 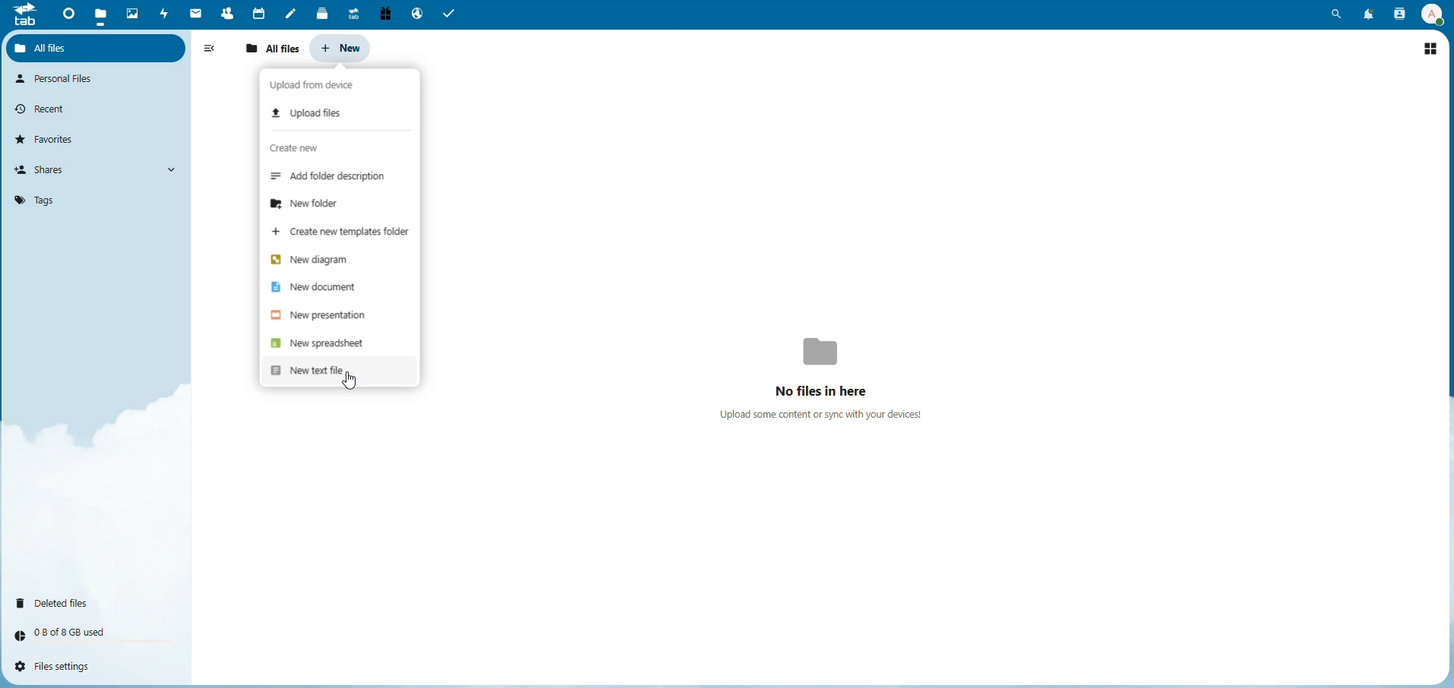 I want to click on Personal Files, so click(x=61, y=79).